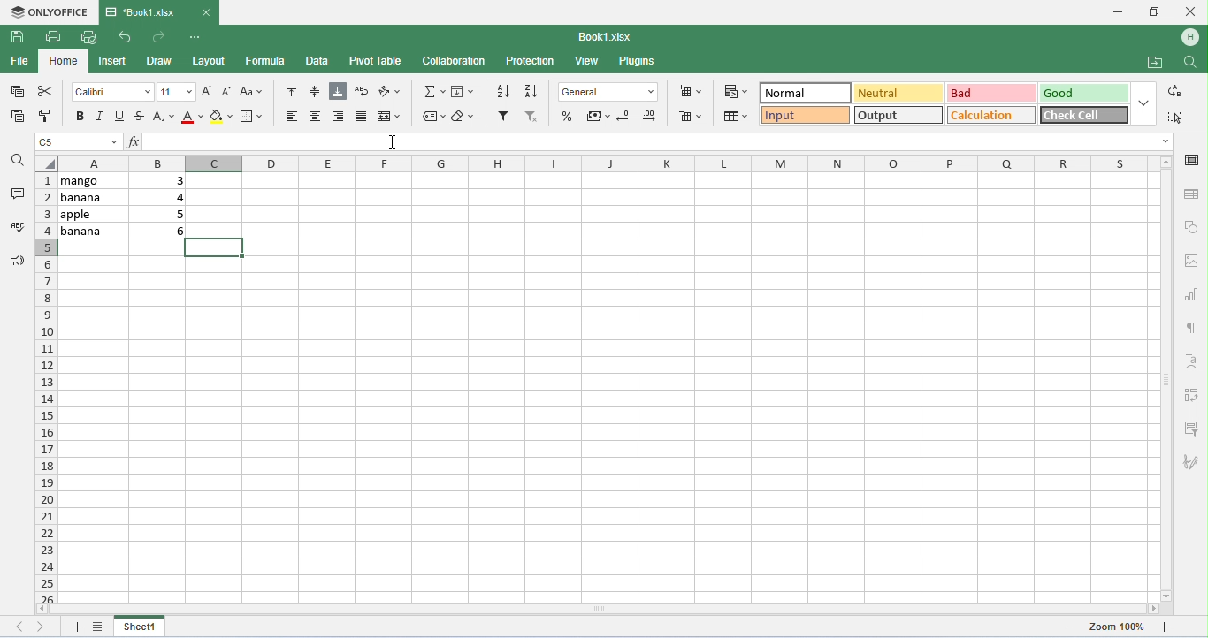  I want to click on 3, so click(171, 180).